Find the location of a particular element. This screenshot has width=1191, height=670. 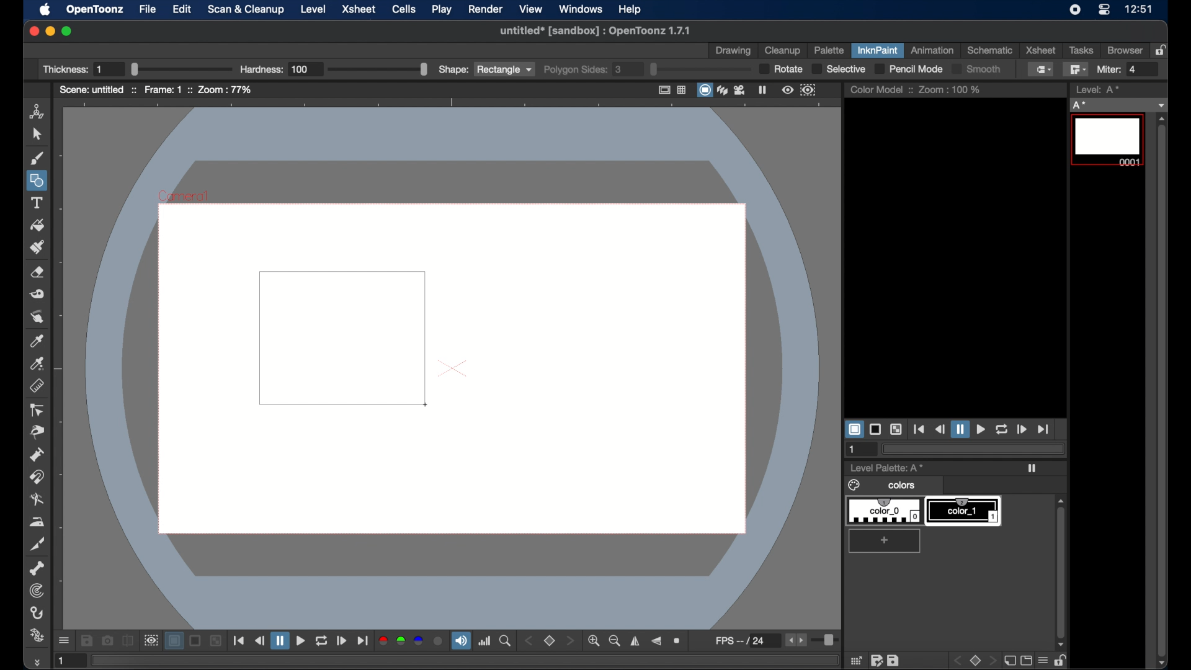

stepper button is located at coordinates (528, 641).